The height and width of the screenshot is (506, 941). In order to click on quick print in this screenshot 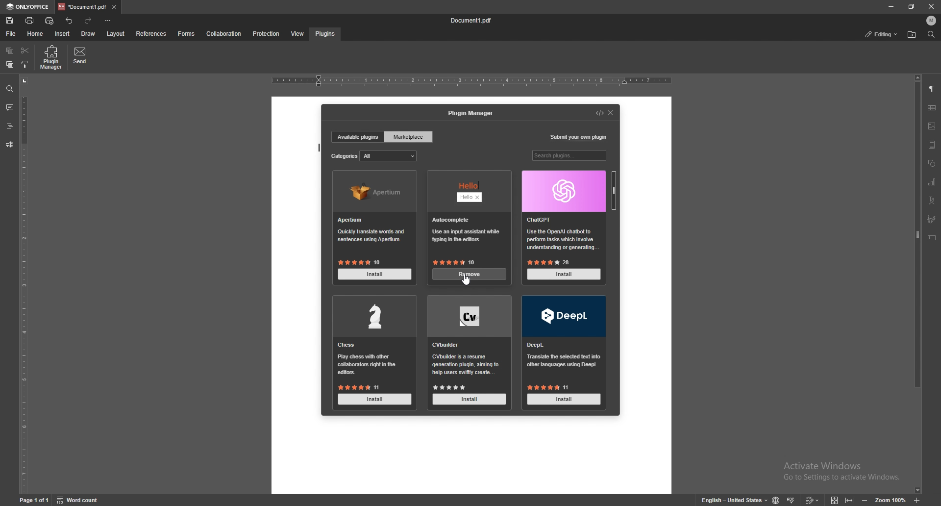, I will do `click(50, 21)`.